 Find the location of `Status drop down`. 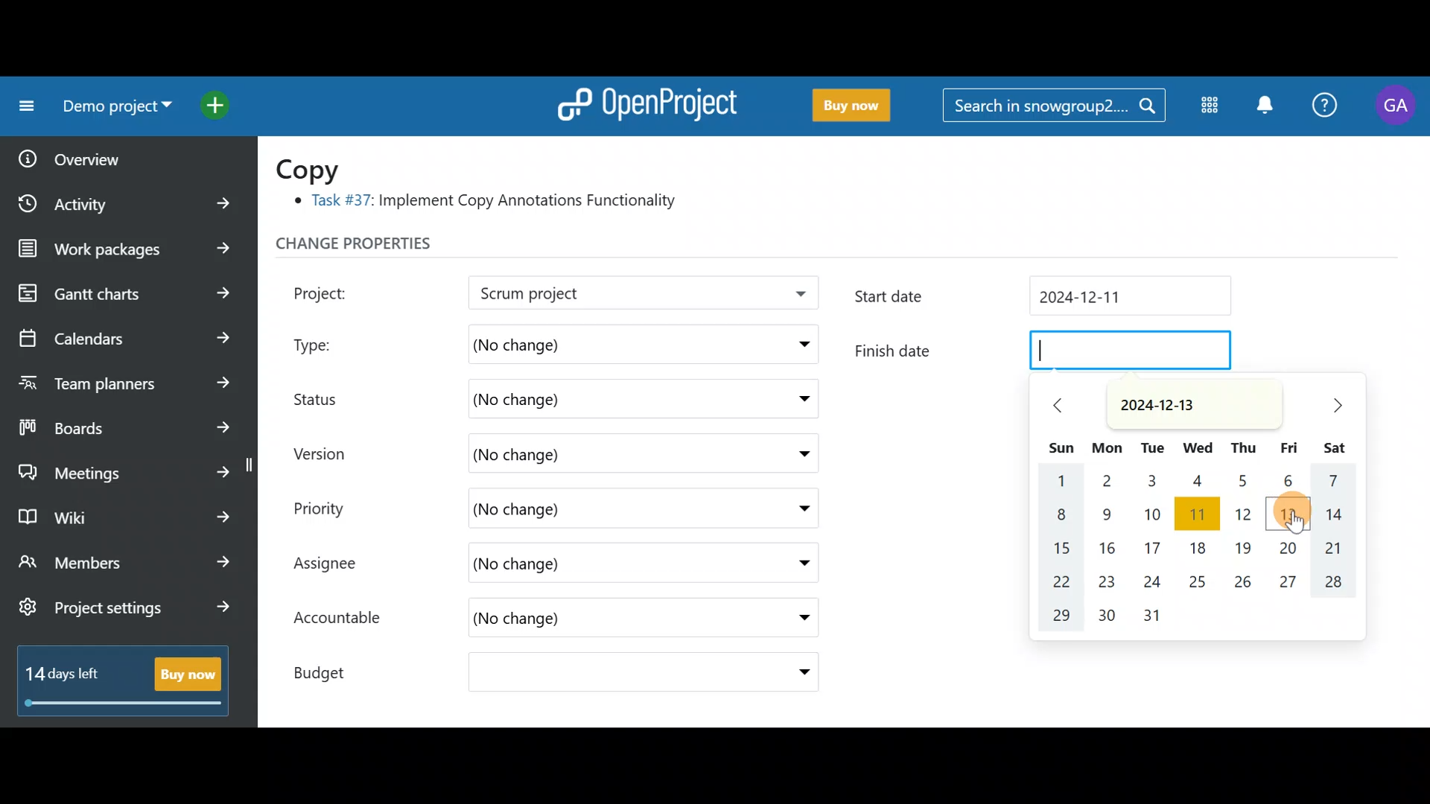

Status drop down is located at coordinates (799, 399).